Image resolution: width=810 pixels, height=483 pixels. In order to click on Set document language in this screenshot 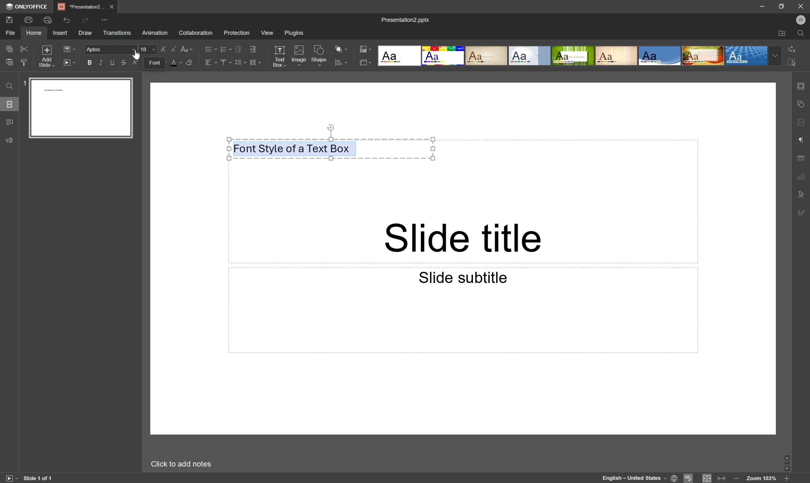, I will do `click(675, 478)`.